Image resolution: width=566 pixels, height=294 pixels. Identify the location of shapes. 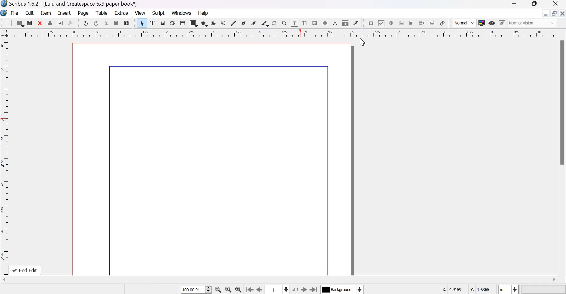
(193, 23).